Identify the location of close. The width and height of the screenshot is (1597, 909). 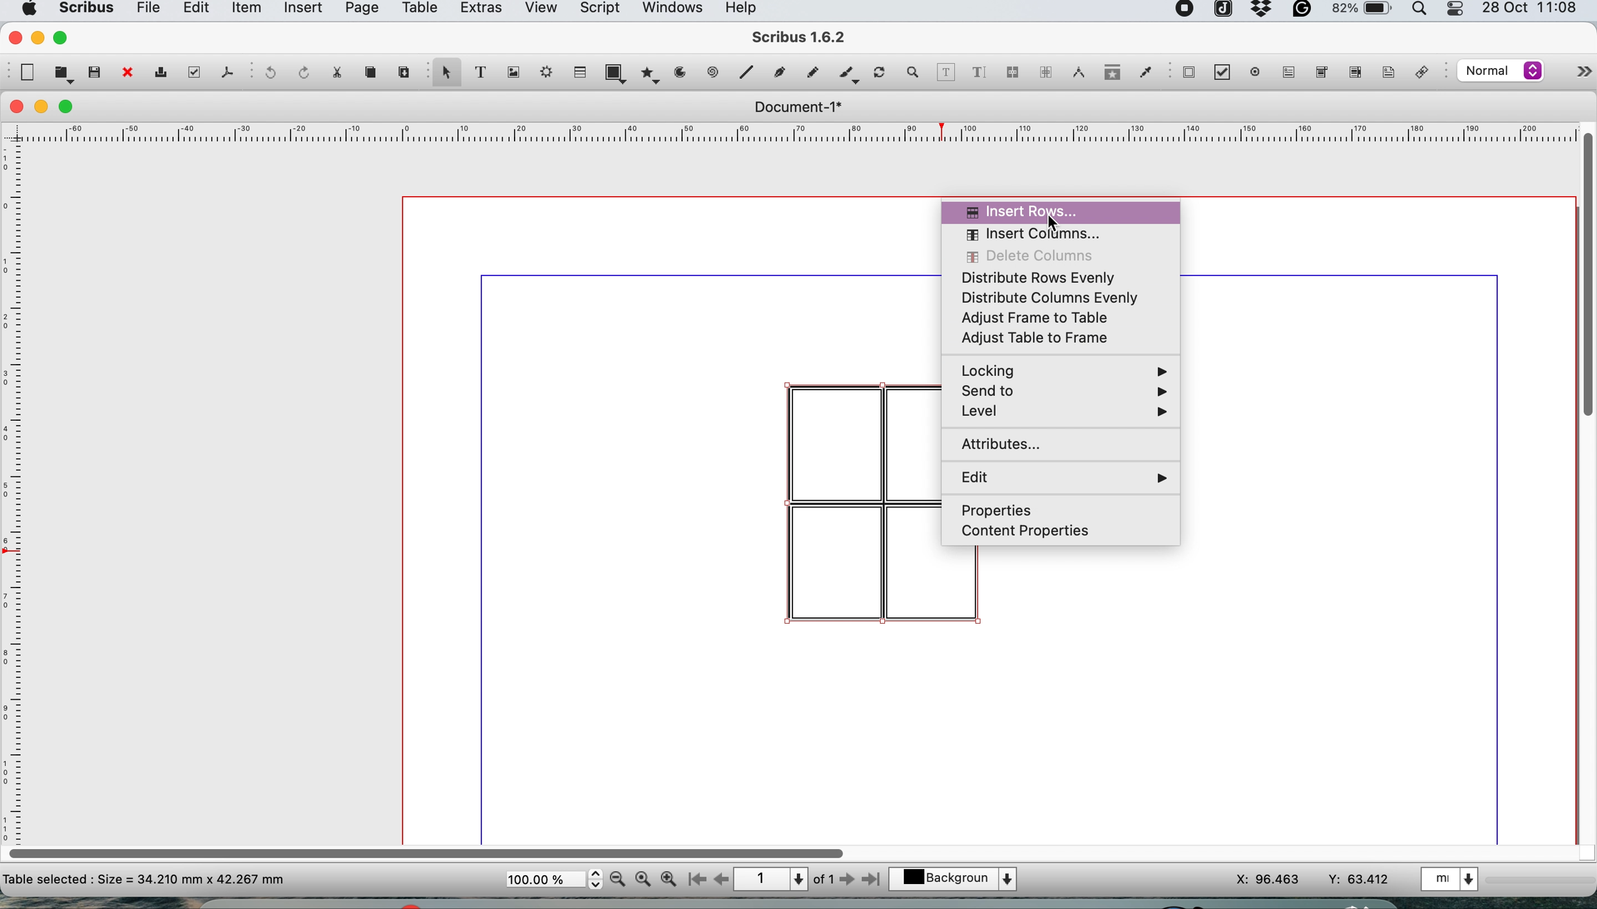
(126, 74).